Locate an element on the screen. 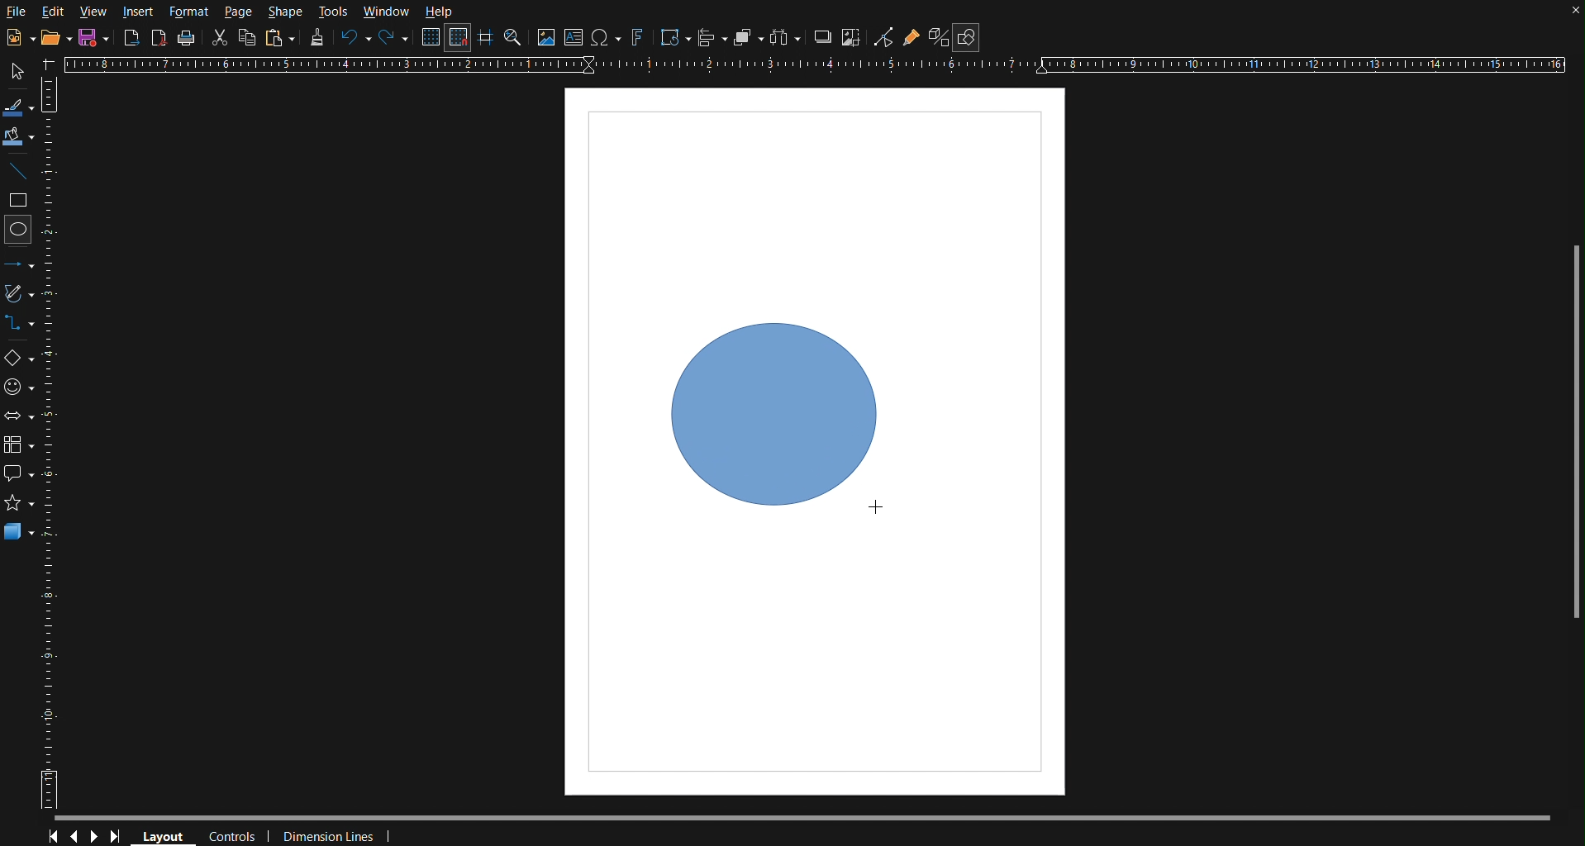 The height and width of the screenshot is (846, 1585). Fontworks is located at coordinates (637, 38).